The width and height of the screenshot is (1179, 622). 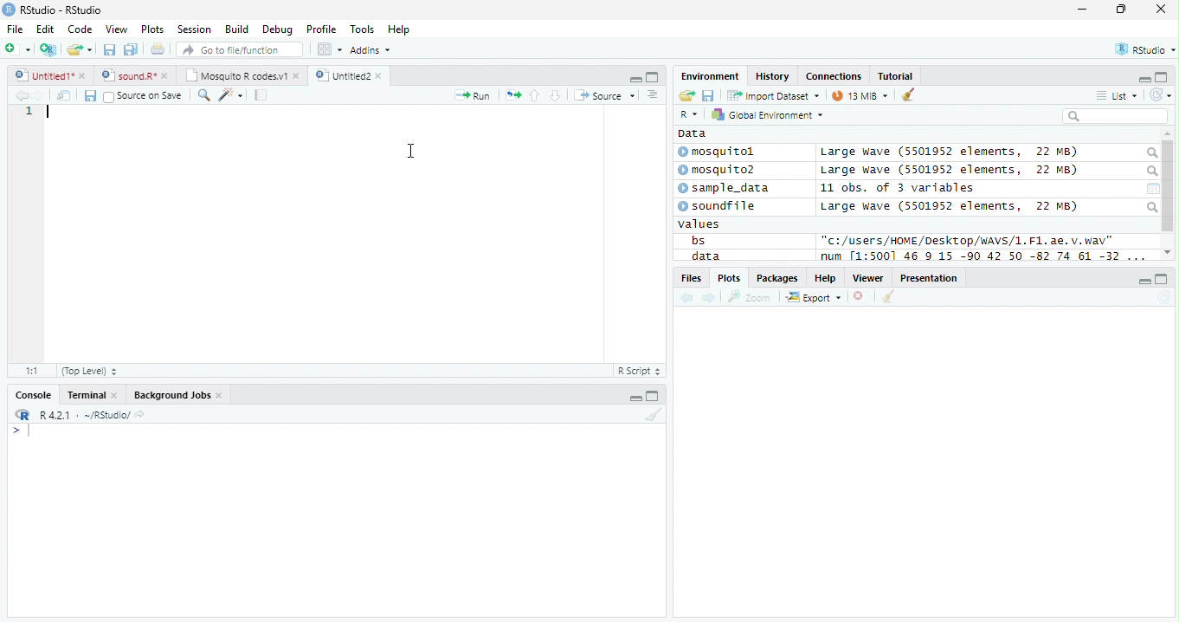 What do you see at coordinates (1150, 172) in the screenshot?
I see `search` at bounding box center [1150, 172].